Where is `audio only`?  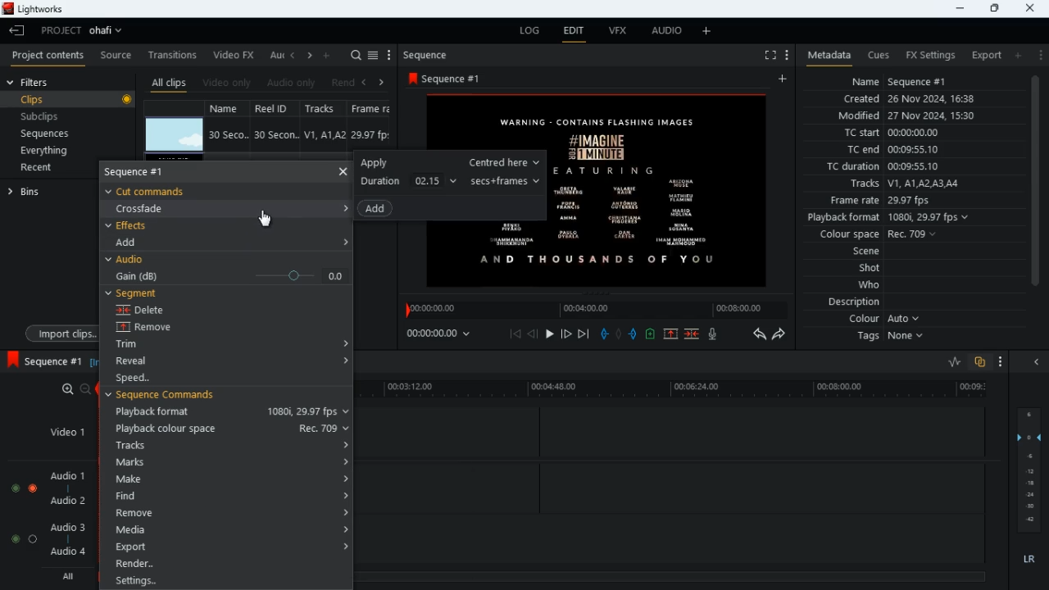
audio only is located at coordinates (293, 83).